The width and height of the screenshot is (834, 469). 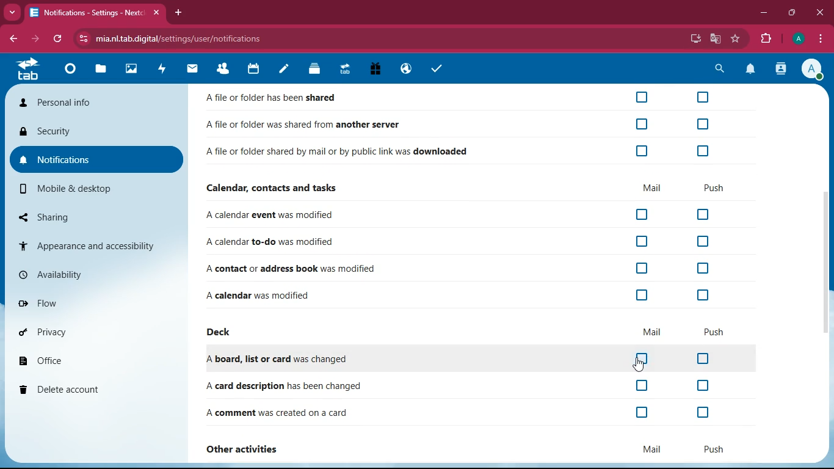 What do you see at coordinates (650, 449) in the screenshot?
I see `mail` at bounding box center [650, 449].